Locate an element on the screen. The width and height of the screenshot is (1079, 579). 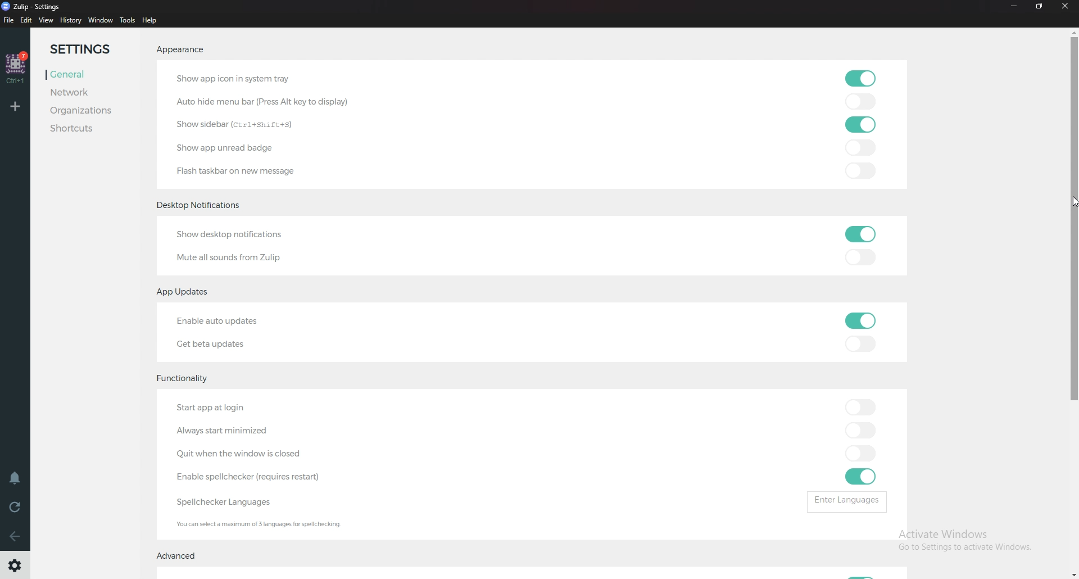
zulip is located at coordinates (30, 6).